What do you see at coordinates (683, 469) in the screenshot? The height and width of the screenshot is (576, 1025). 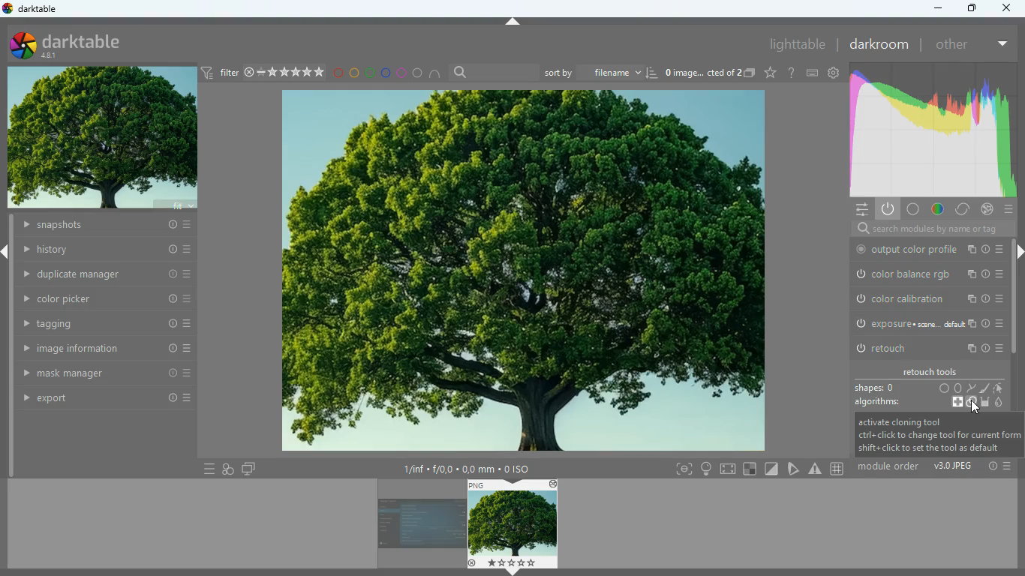 I see `frame` at bounding box center [683, 469].